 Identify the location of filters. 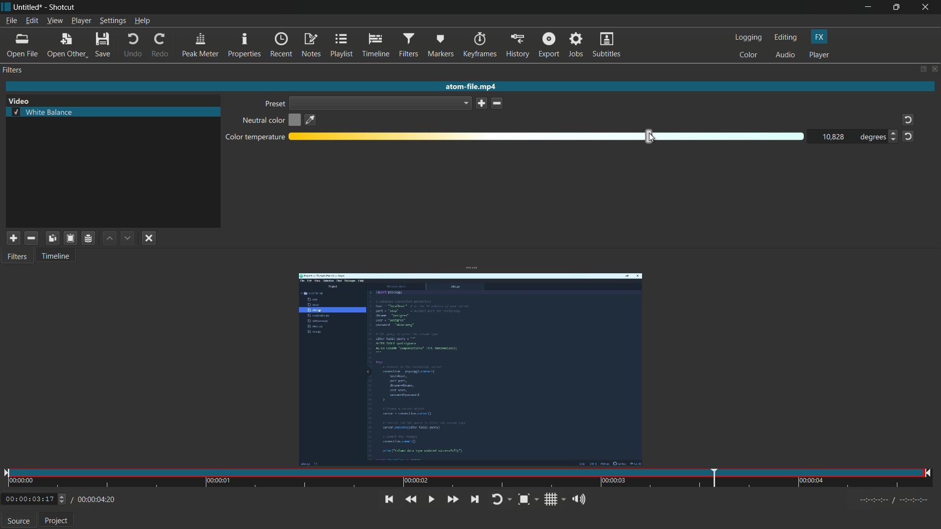
(409, 45).